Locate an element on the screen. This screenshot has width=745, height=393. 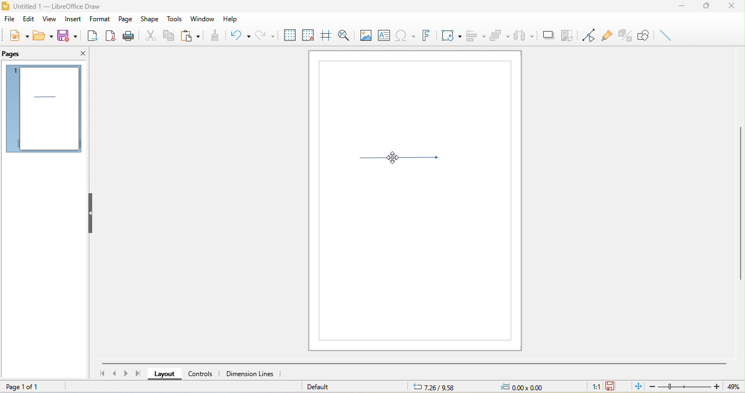
fit to the current window is located at coordinates (635, 387).